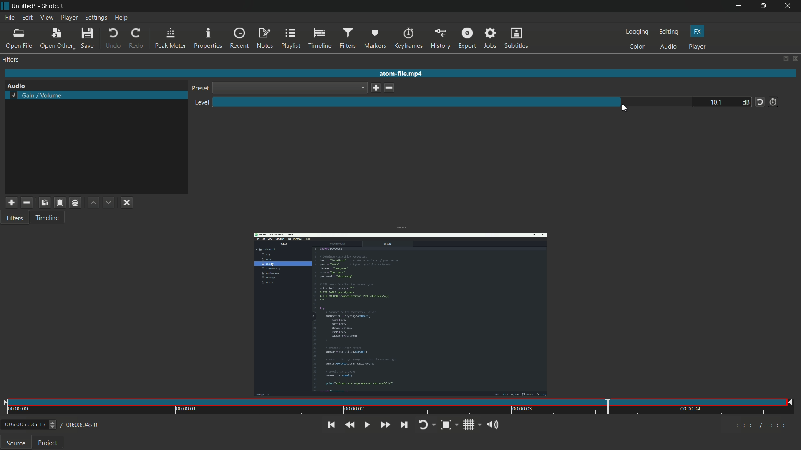  What do you see at coordinates (453, 101) in the screenshot?
I see `level adjustment bar` at bounding box center [453, 101].